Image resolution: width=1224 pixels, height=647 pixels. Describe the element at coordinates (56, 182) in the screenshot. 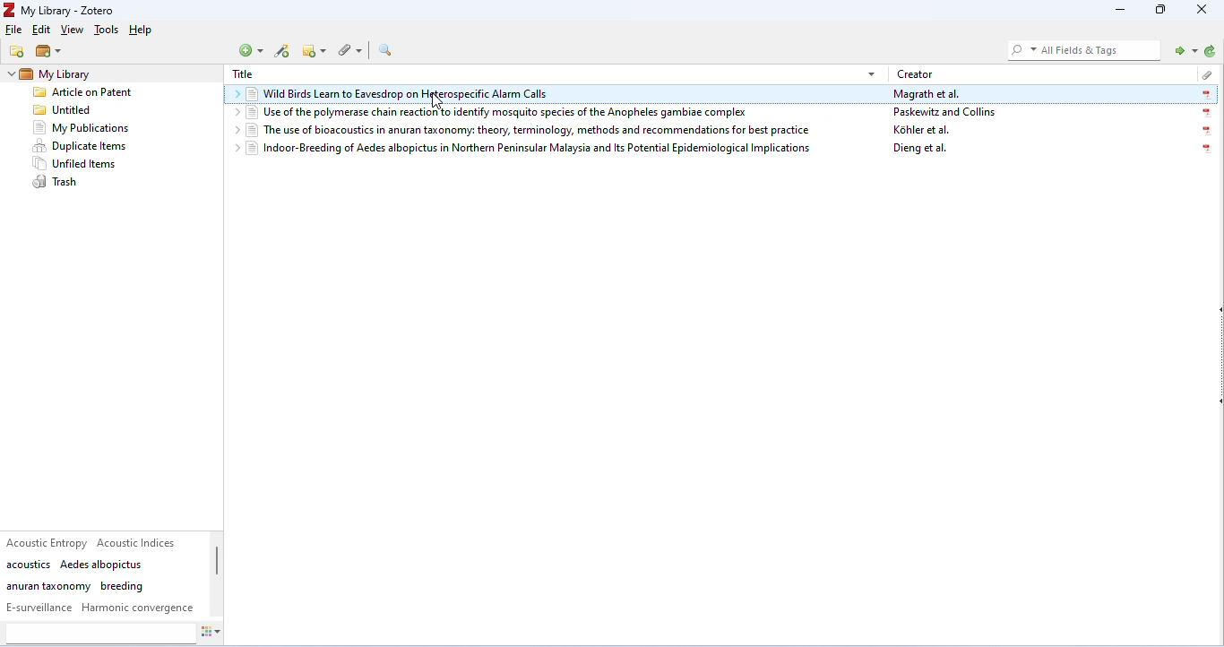

I see `trash` at that location.